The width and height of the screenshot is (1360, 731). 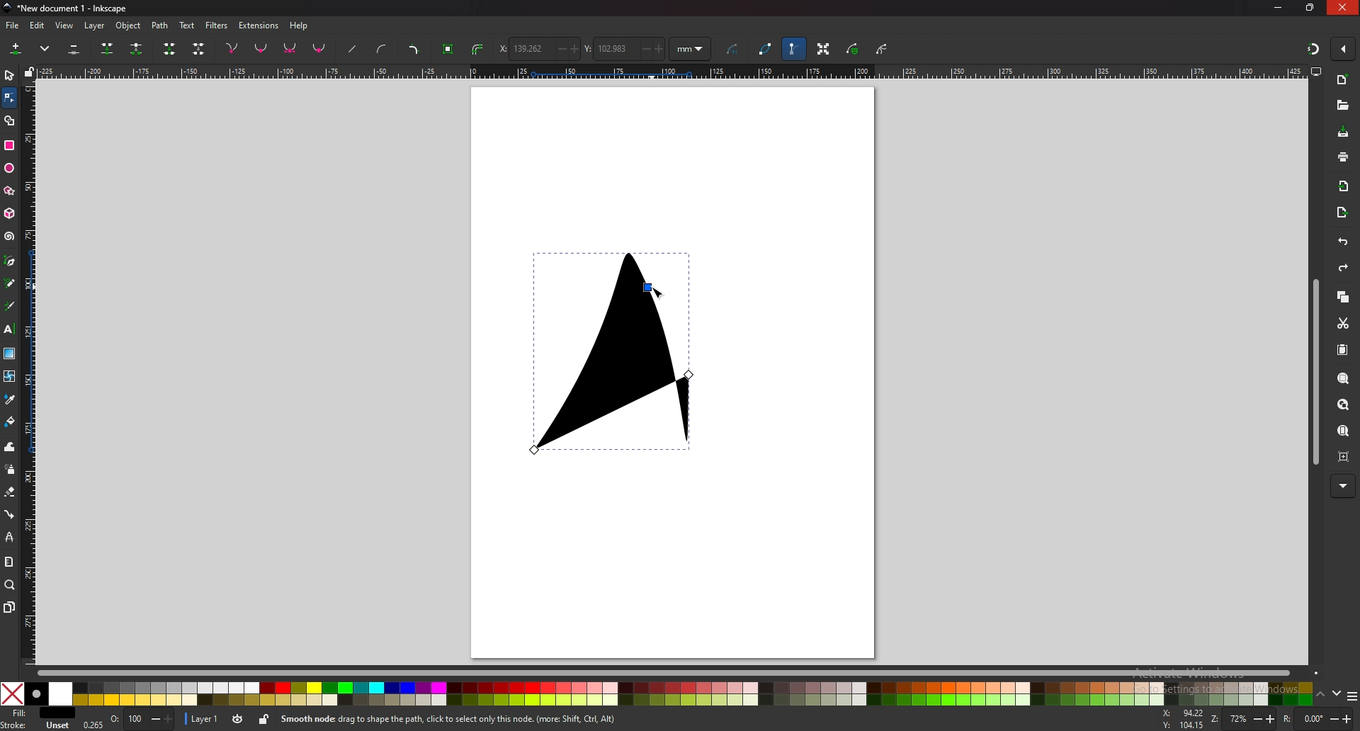 What do you see at coordinates (9, 399) in the screenshot?
I see `dropper` at bounding box center [9, 399].